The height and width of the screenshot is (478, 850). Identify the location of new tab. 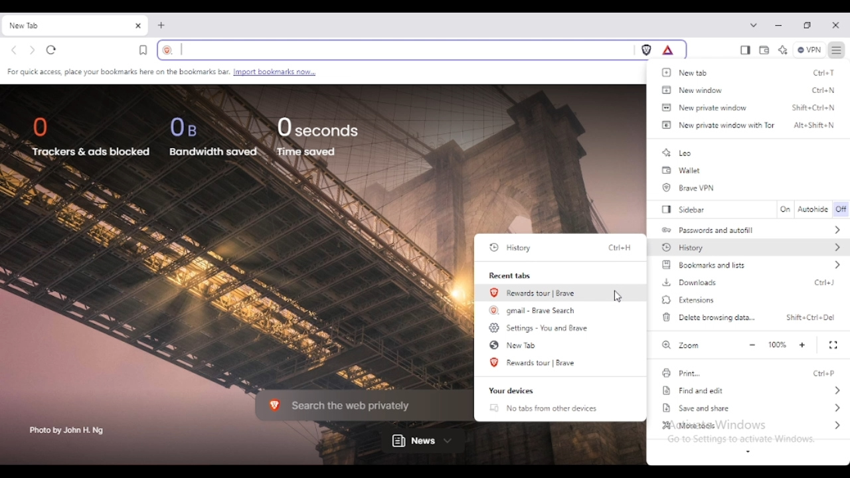
(513, 345).